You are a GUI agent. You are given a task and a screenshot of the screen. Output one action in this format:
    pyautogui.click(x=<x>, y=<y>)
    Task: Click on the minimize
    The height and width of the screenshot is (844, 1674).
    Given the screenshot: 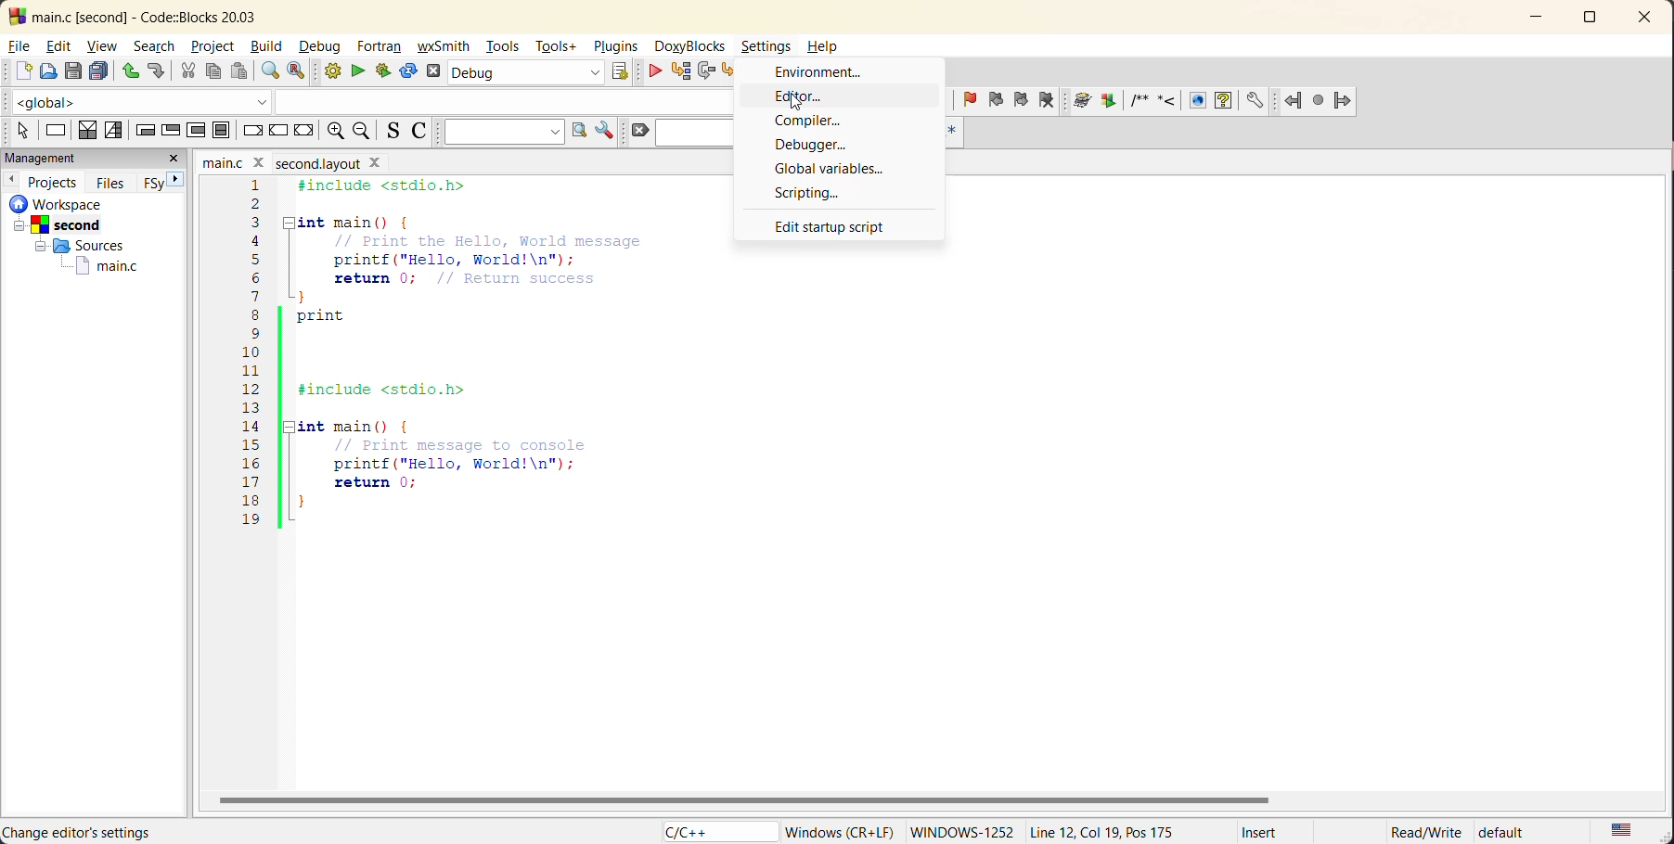 What is the action you would take?
    pyautogui.click(x=1536, y=19)
    